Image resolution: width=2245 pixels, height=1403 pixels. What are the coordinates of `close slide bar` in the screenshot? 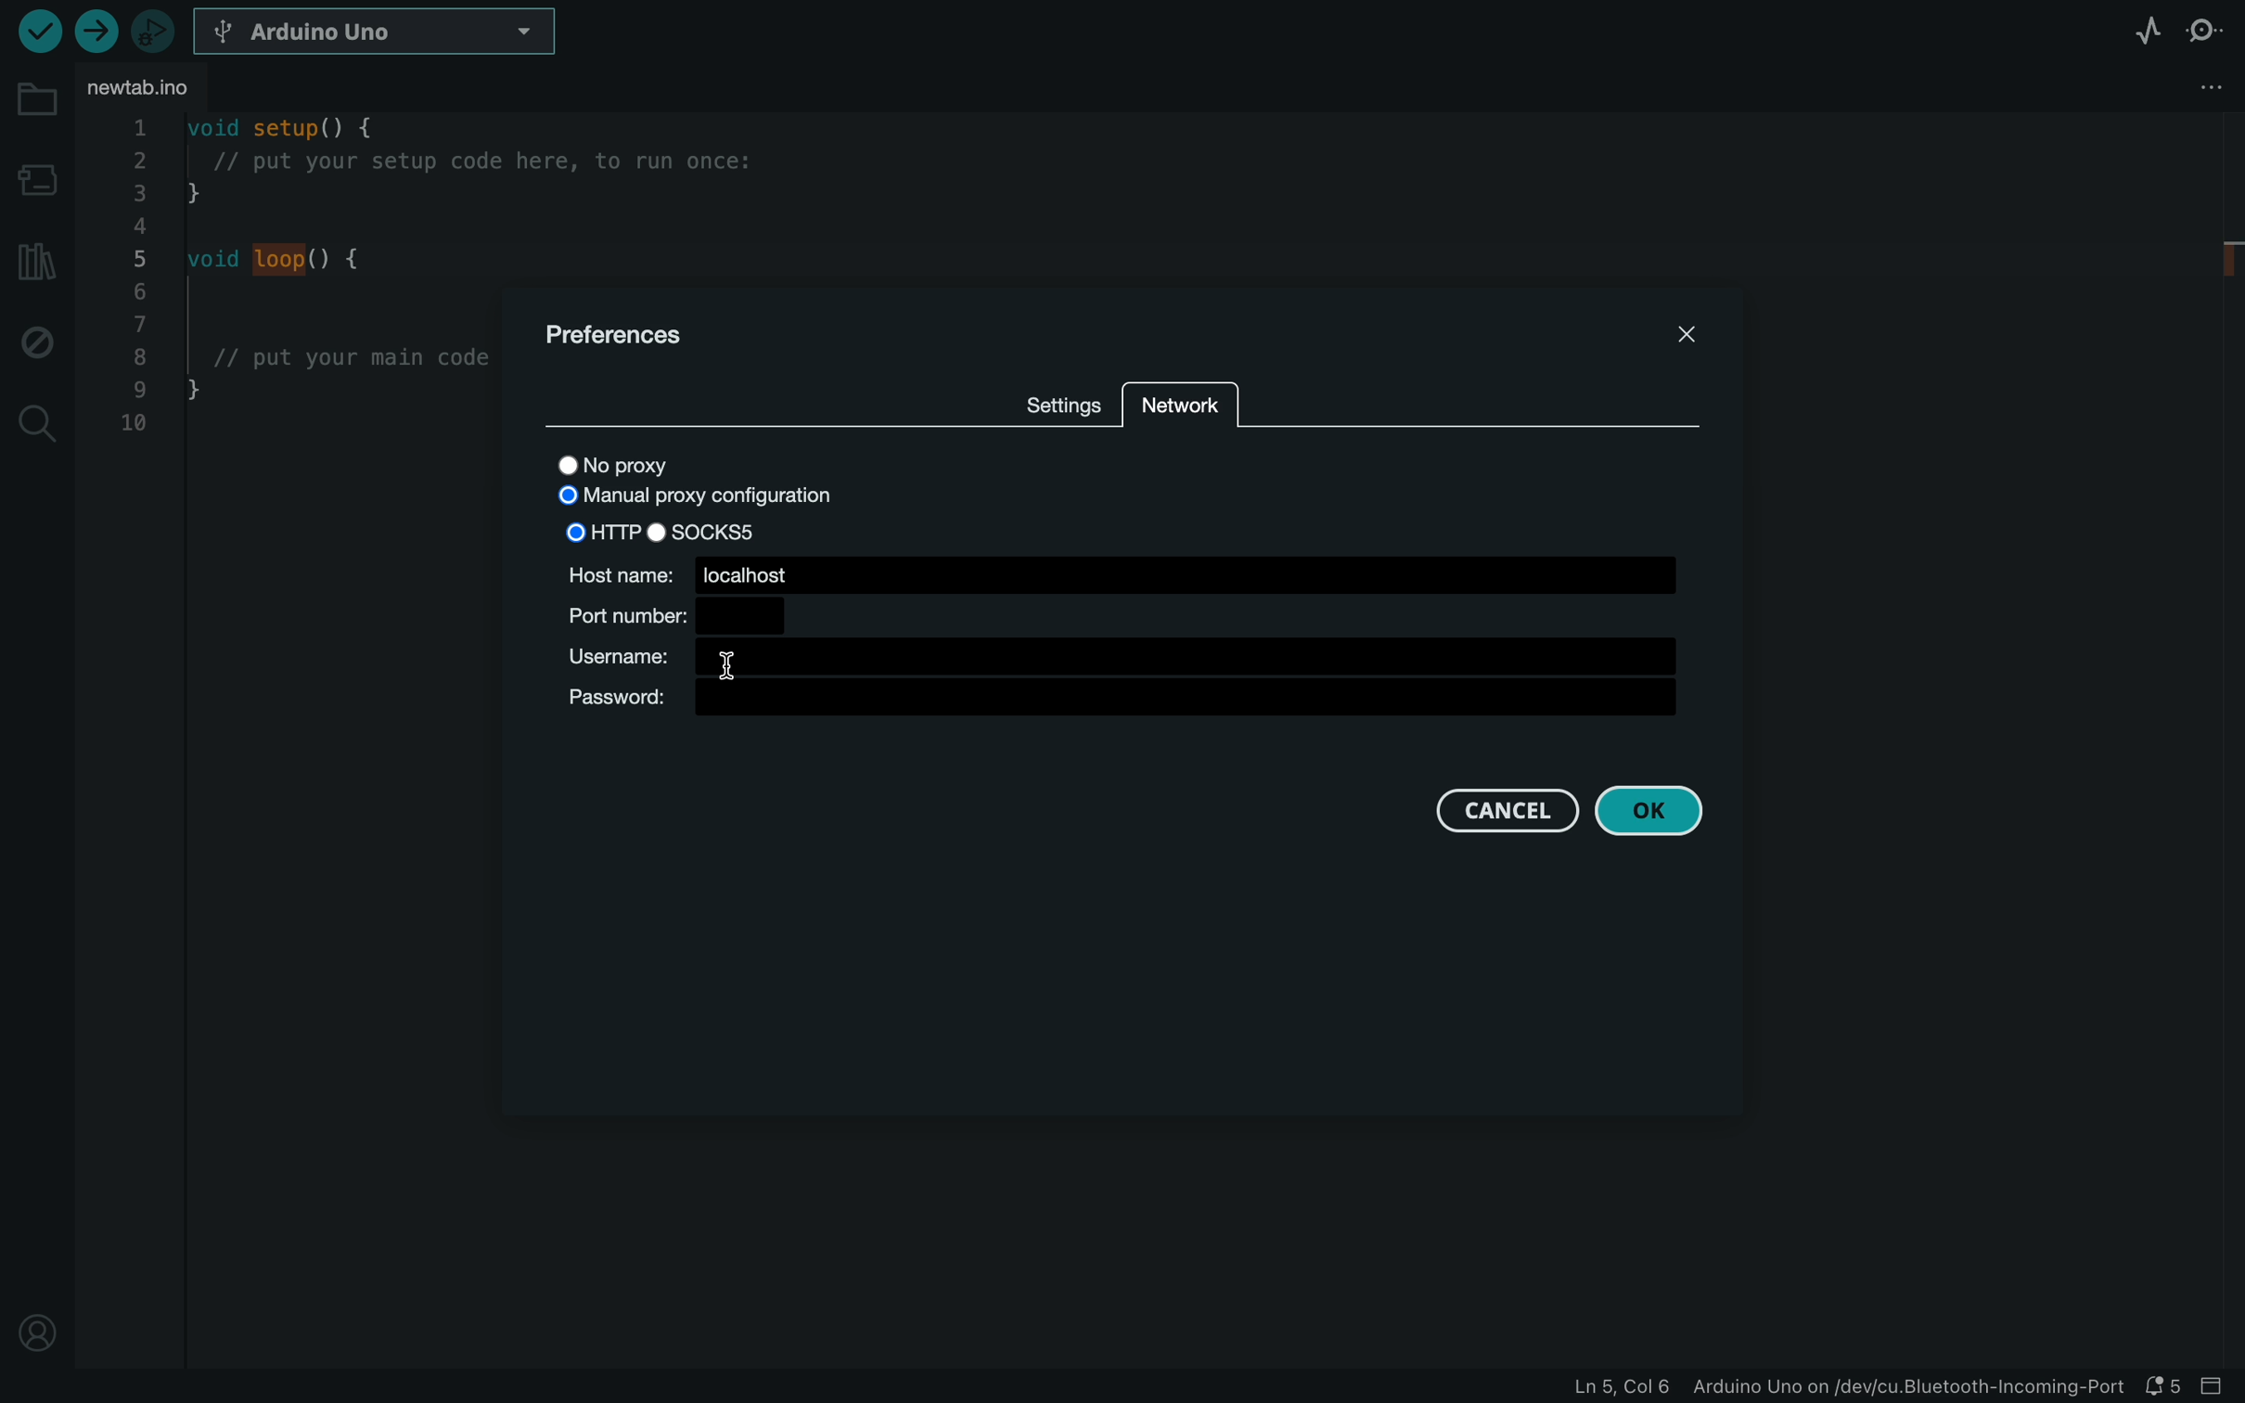 It's located at (2218, 1386).